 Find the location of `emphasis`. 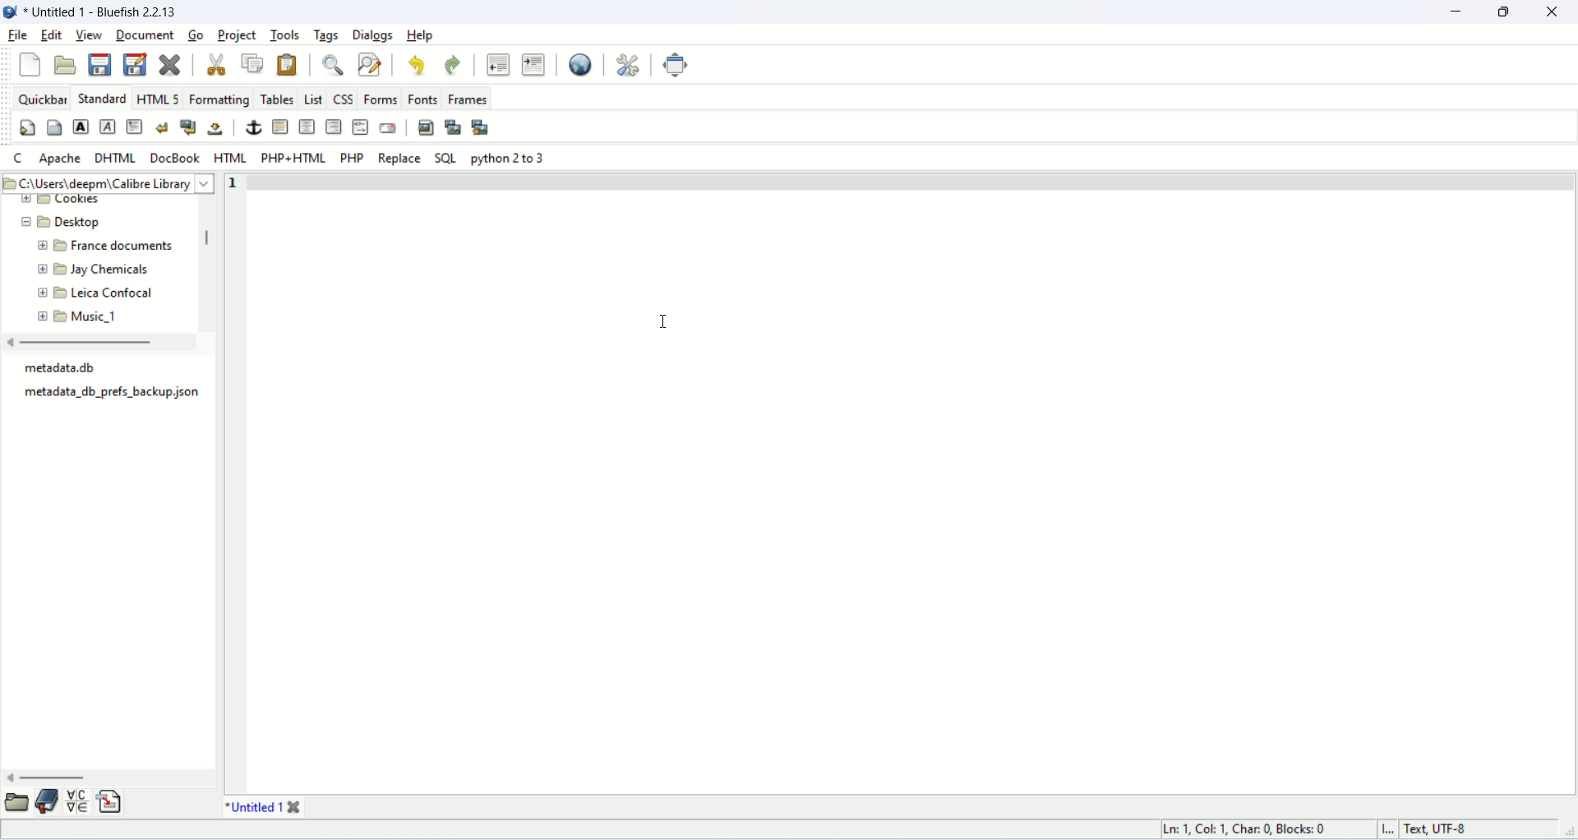

emphasis is located at coordinates (104, 127).